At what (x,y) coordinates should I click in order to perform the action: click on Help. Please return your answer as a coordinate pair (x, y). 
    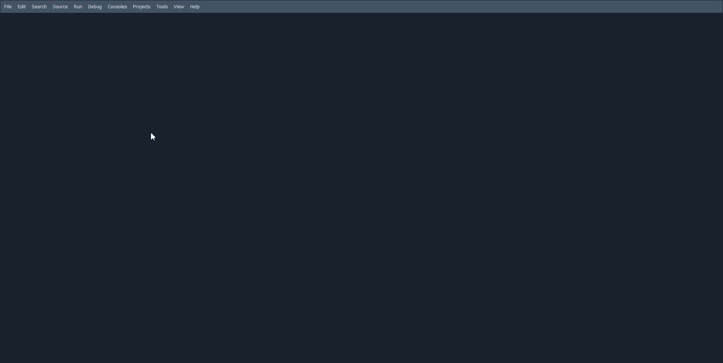
    Looking at the image, I should click on (195, 6).